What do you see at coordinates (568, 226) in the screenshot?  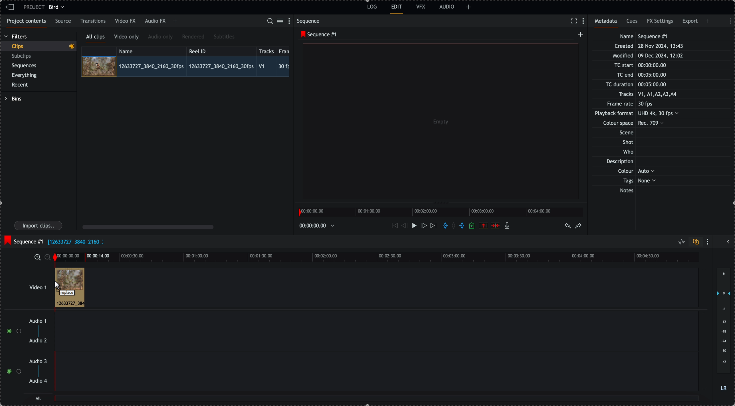 I see `undo` at bounding box center [568, 226].